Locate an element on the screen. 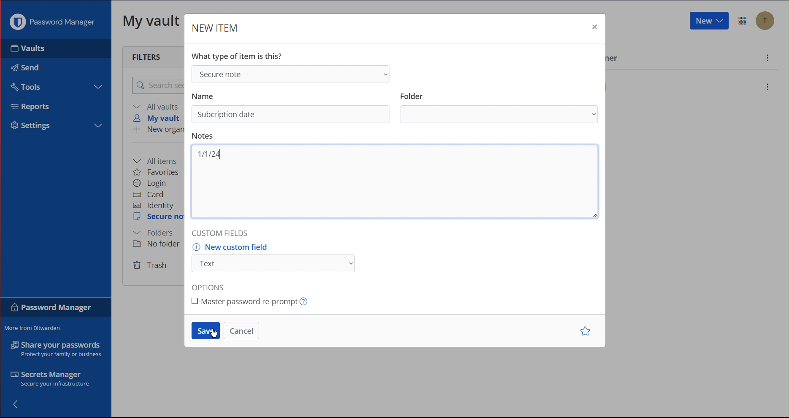  Tools is located at coordinates (24, 86).